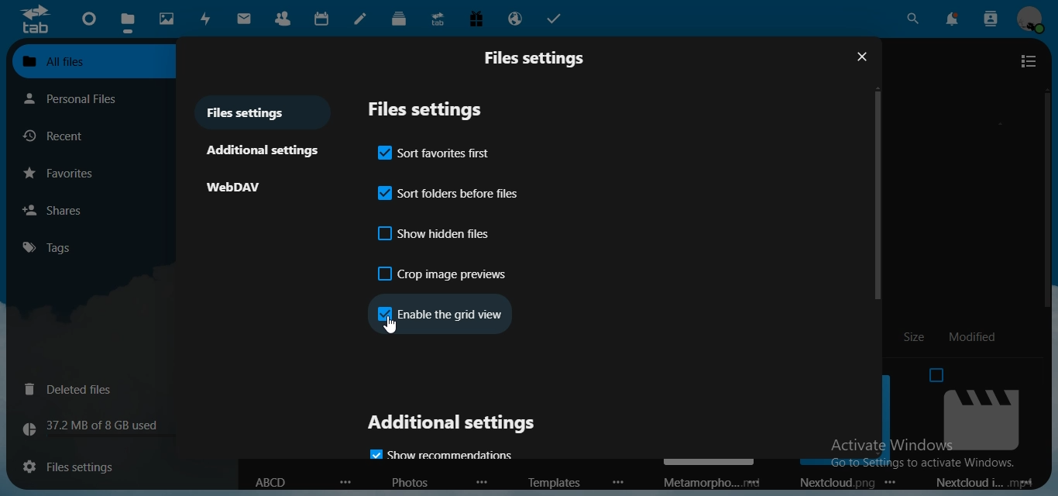  I want to click on close, so click(862, 58).